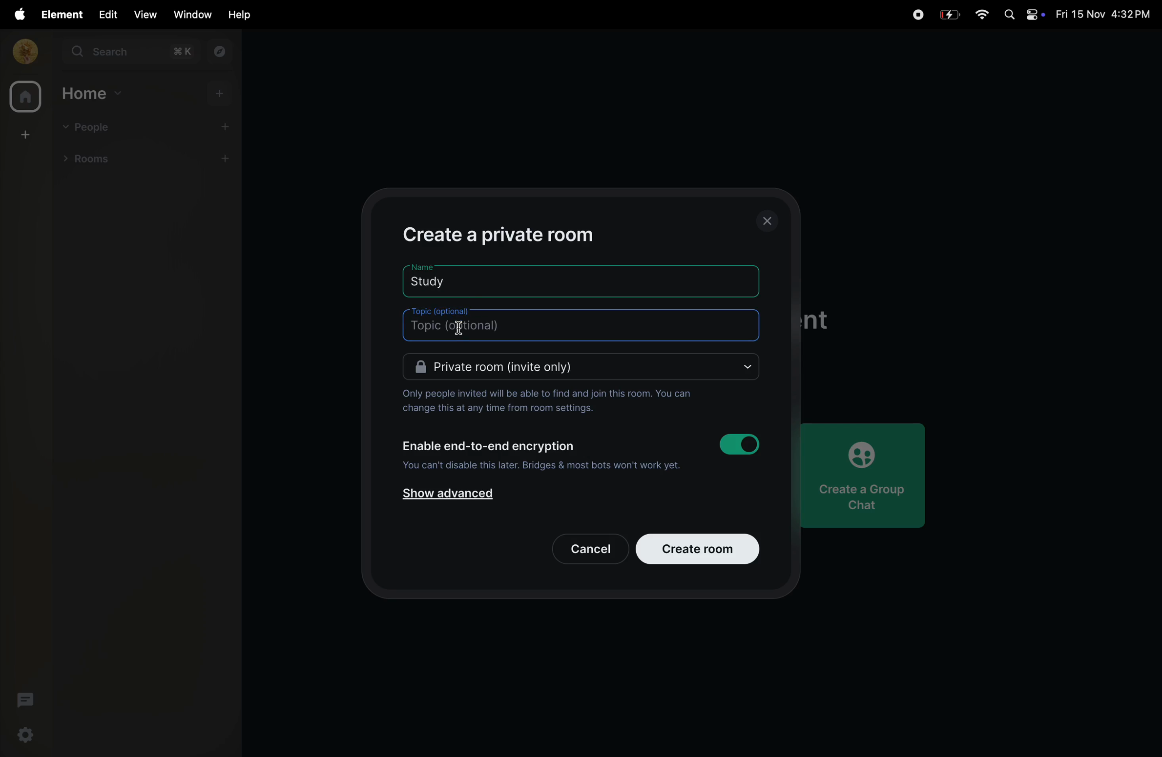 The width and height of the screenshot is (1162, 757). Describe the element at coordinates (516, 233) in the screenshot. I see `create private room` at that location.